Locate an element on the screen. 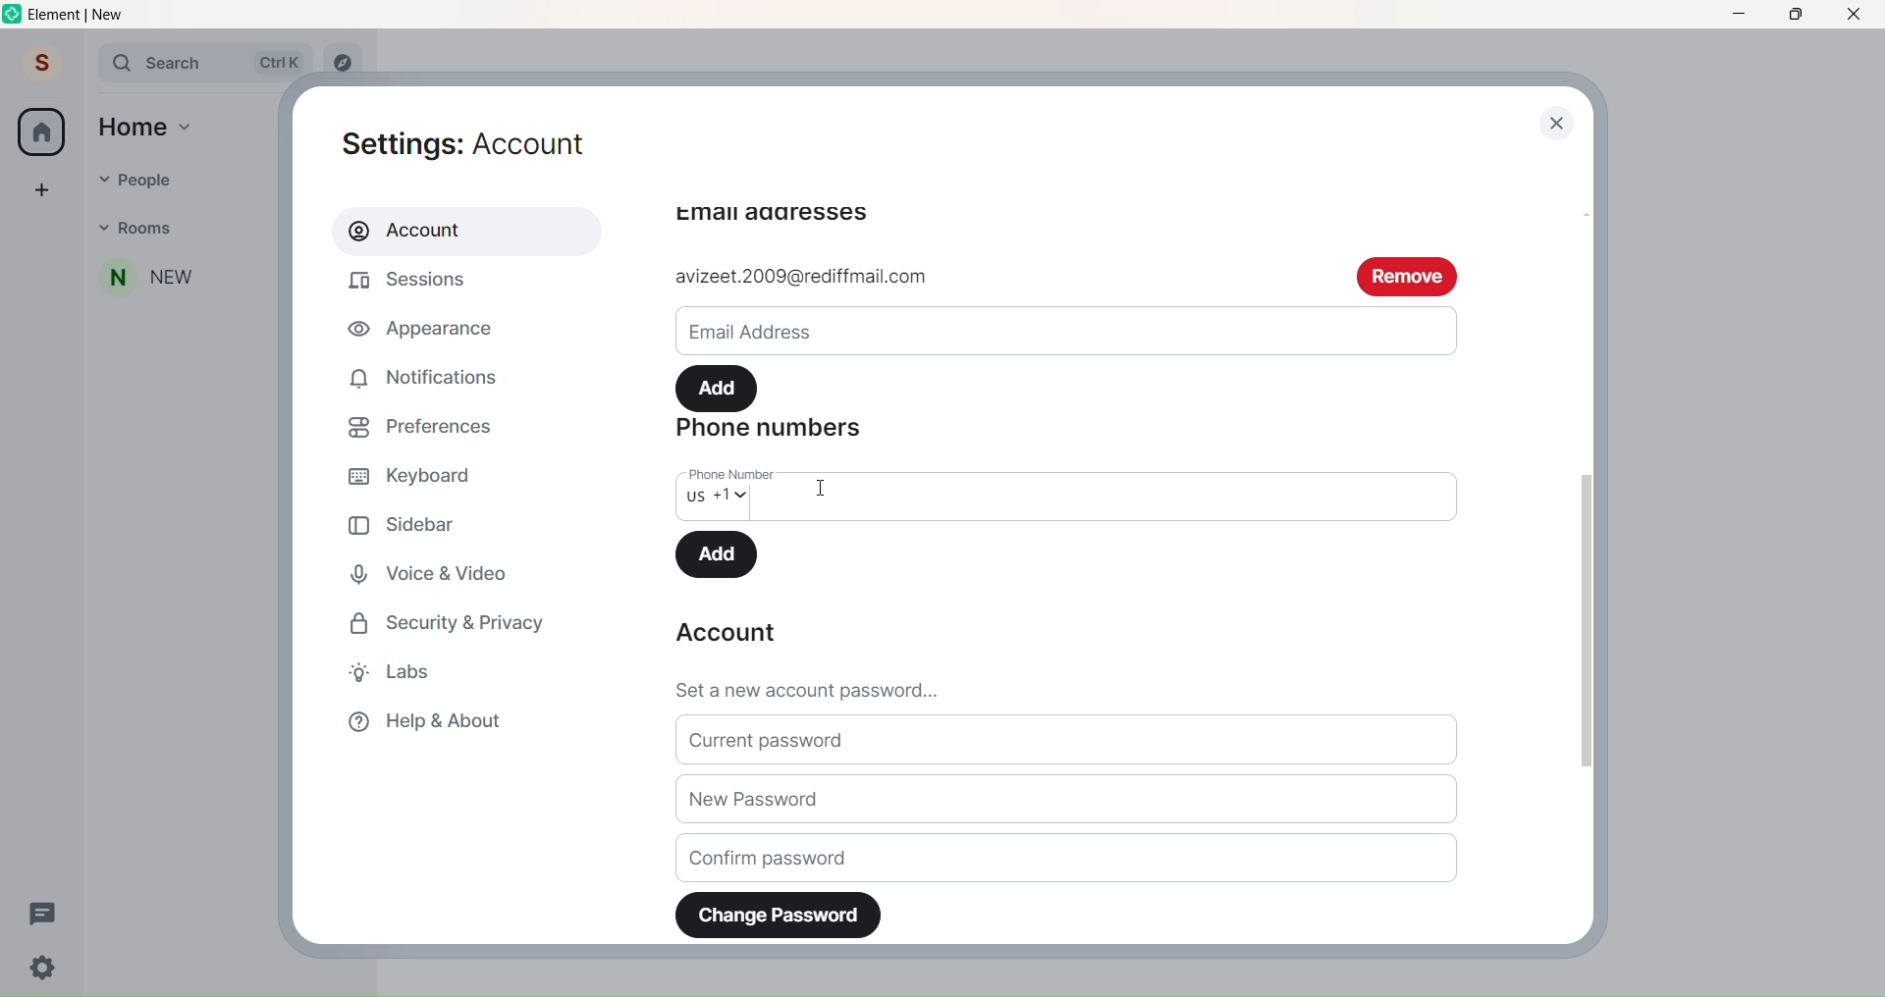 This screenshot has height=997, width=1885. close is located at coordinates (1559, 126).